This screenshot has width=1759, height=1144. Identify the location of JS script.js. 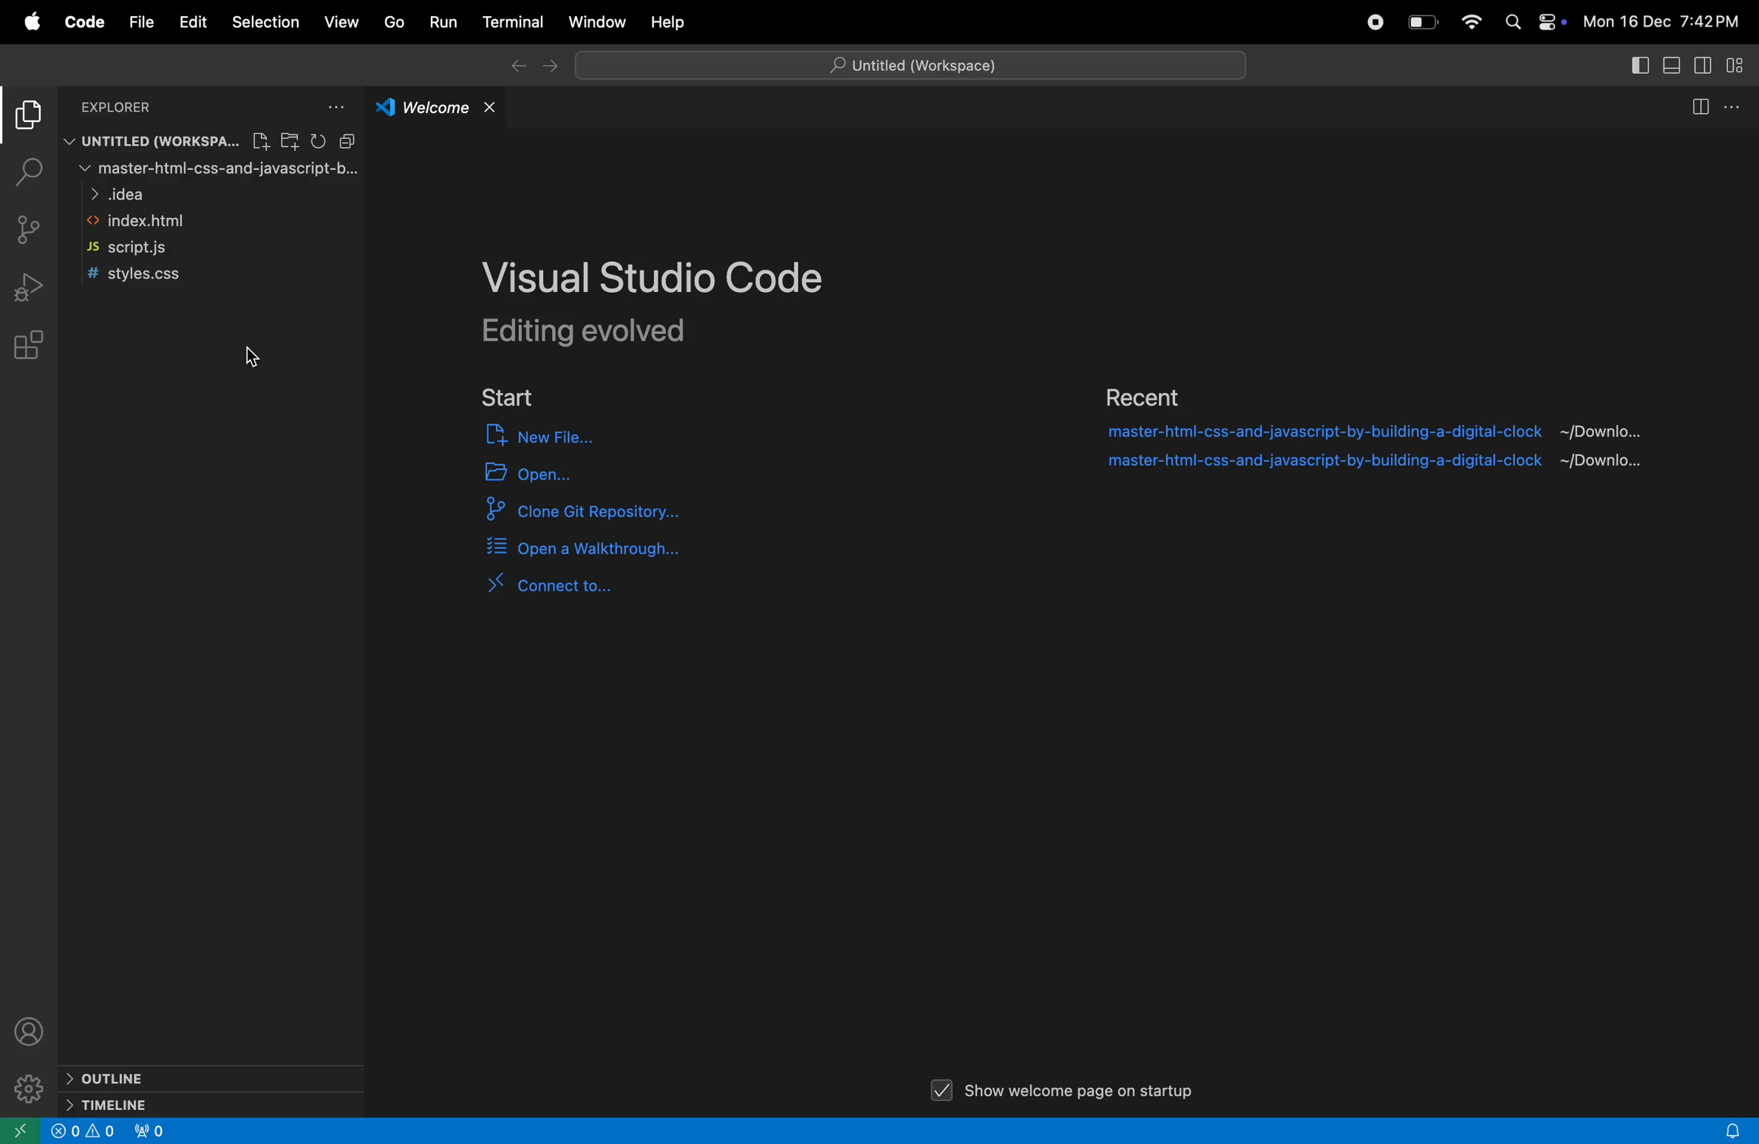
(140, 246).